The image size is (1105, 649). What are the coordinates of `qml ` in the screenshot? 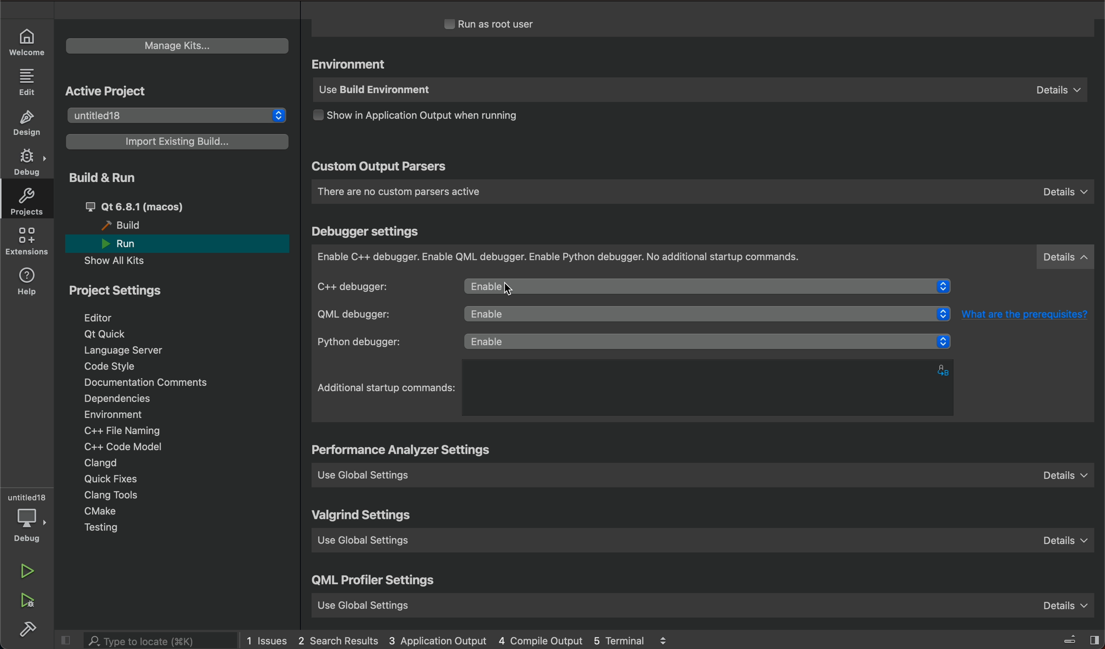 It's located at (374, 582).